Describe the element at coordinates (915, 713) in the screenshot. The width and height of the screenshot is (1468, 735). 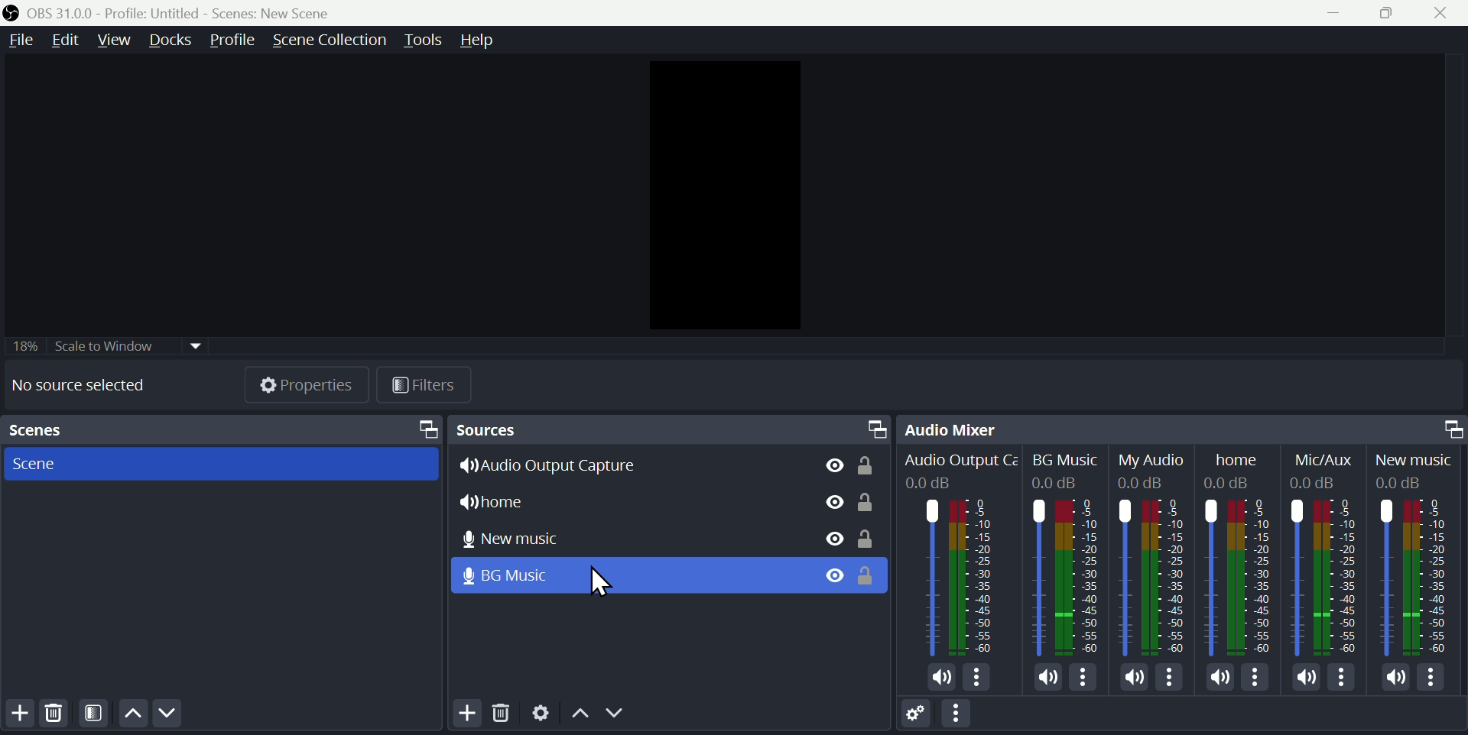
I see `Settings` at that location.